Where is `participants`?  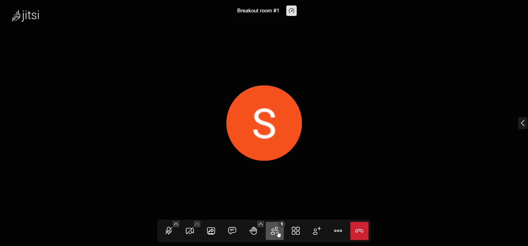
participants is located at coordinates (277, 230).